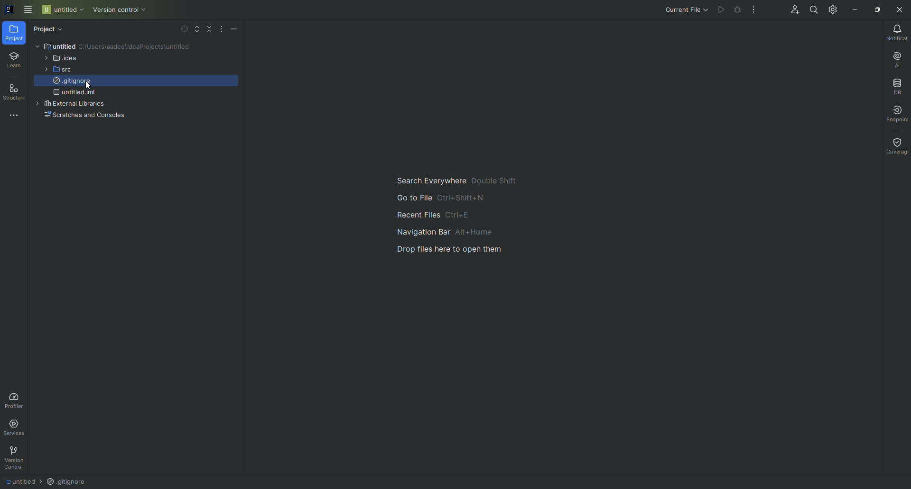 This screenshot has width=911, height=489. I want to click on Untitled, so click(63, 9).